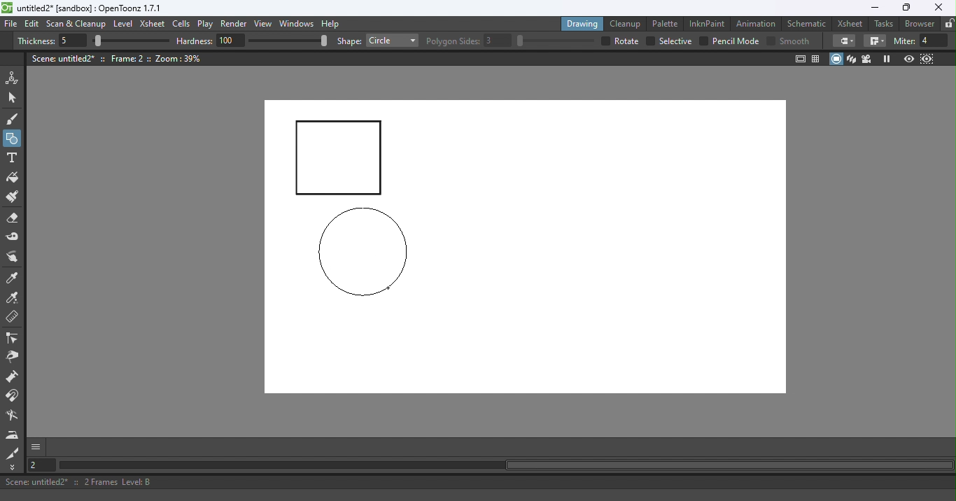 The width and height of the screenshot is (956, 501). Describe the element at coordinates (13, 339) in the screenshot. I see `Control point editor tool` at that location.